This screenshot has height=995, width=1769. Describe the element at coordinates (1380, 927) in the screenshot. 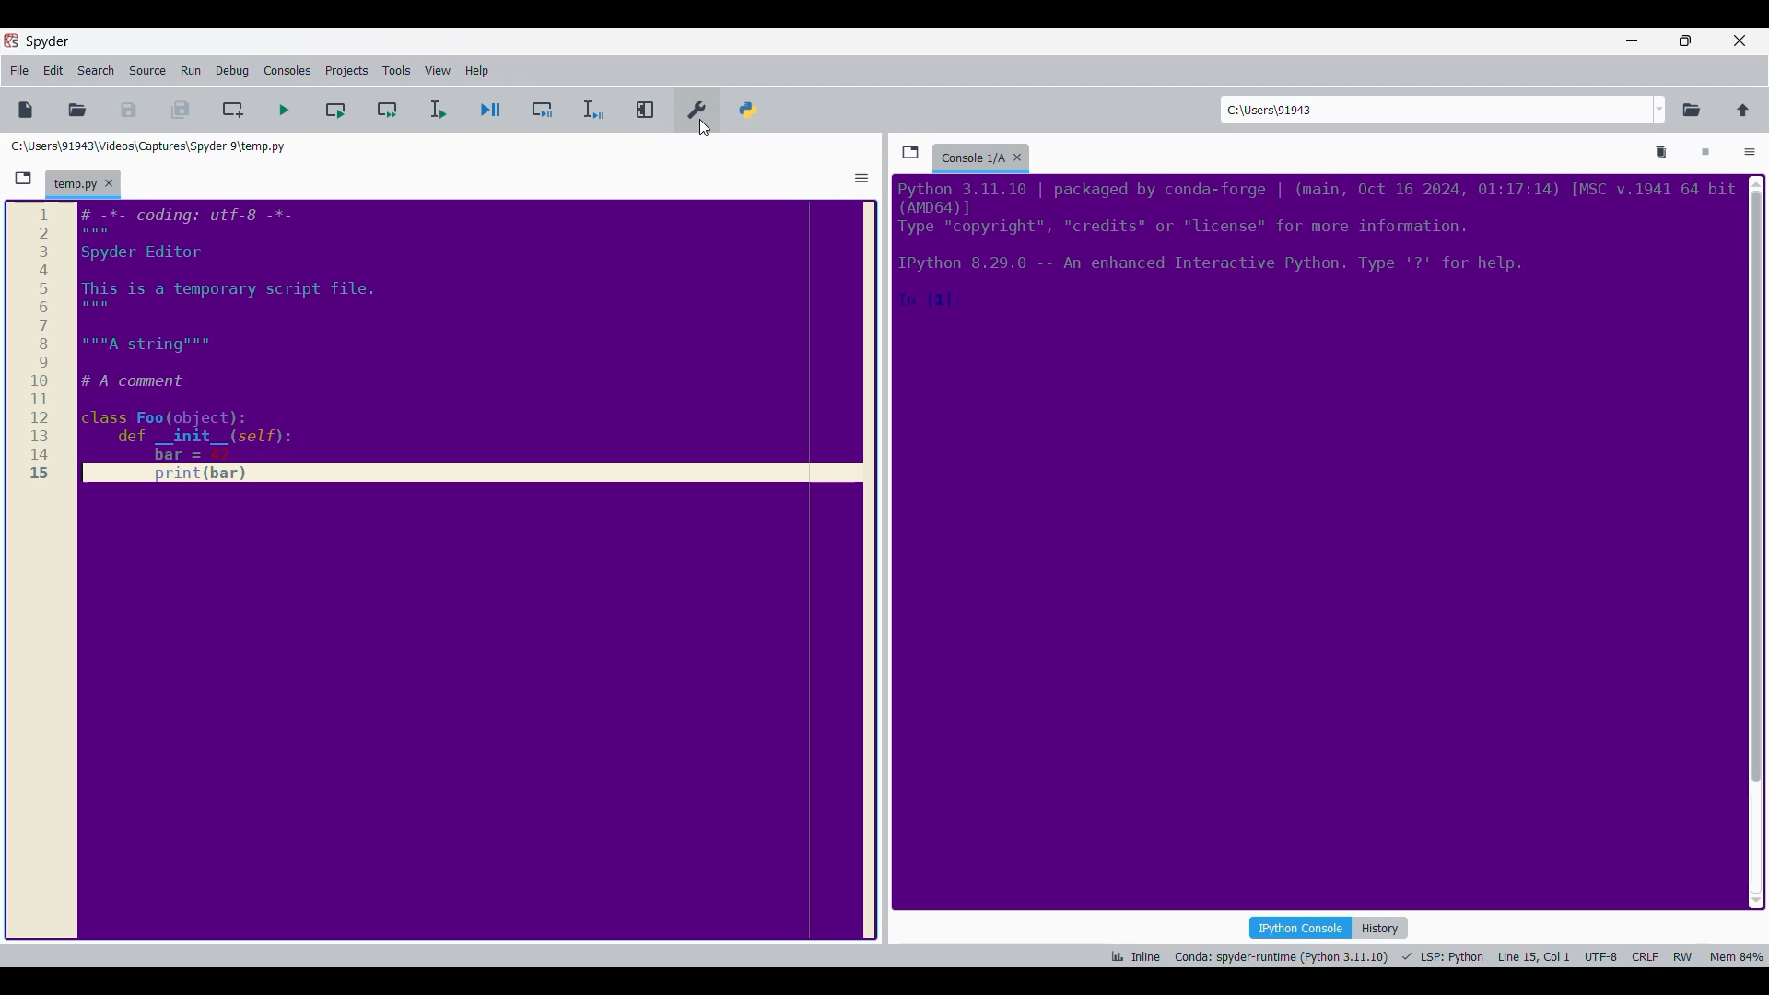

I see `History` at that location.